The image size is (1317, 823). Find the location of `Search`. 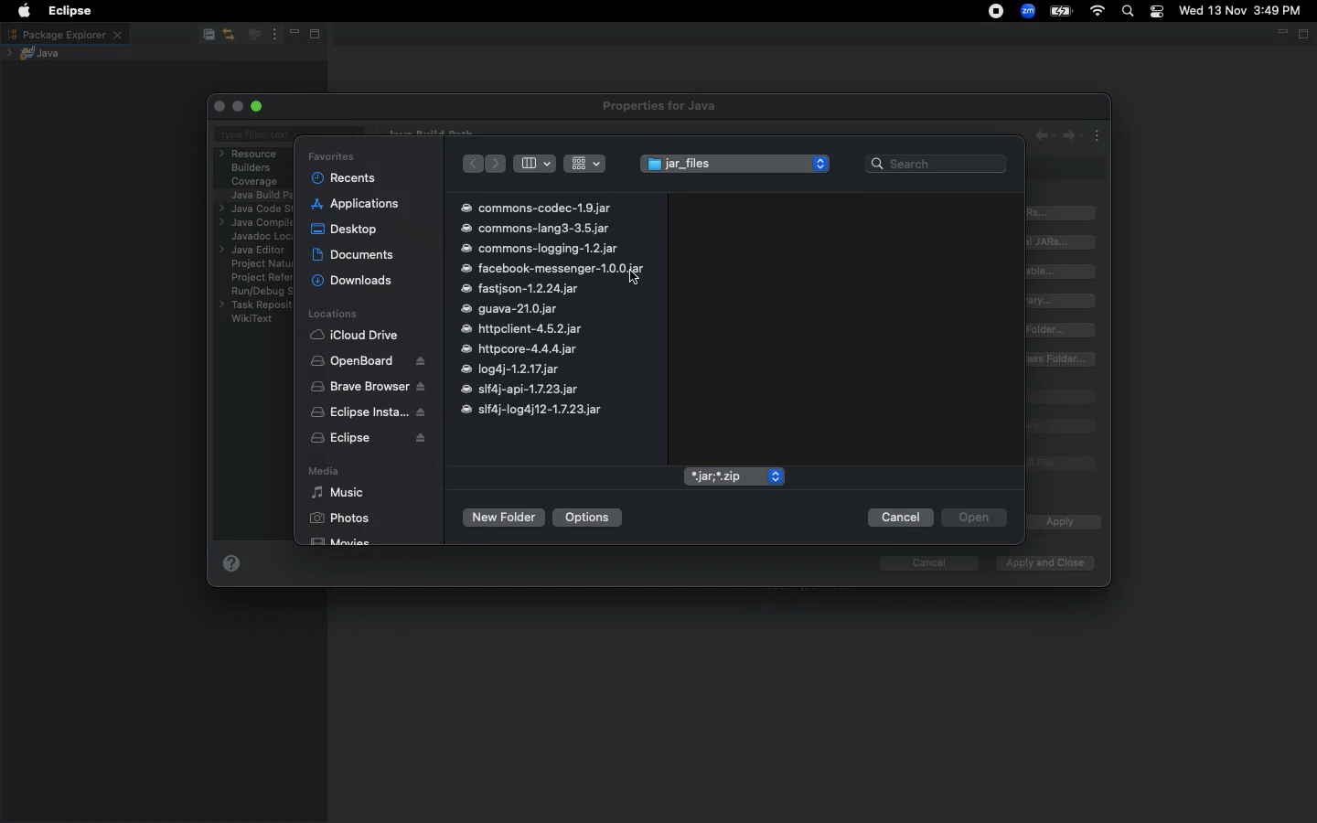

Search is located at coordinates (1129, 13).